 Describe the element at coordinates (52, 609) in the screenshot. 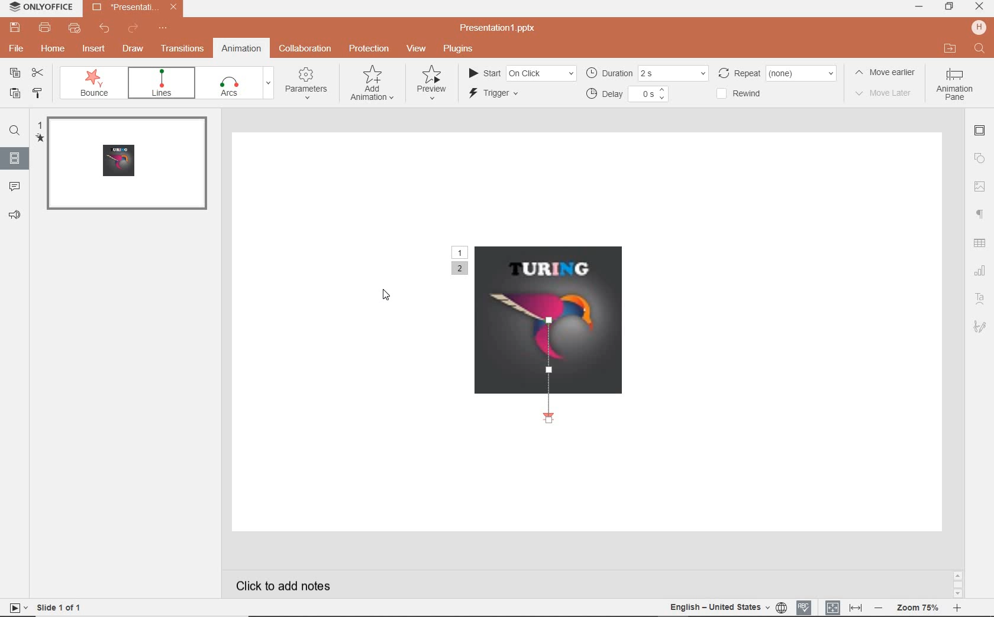

I see `slide 1 of 1` at that location.